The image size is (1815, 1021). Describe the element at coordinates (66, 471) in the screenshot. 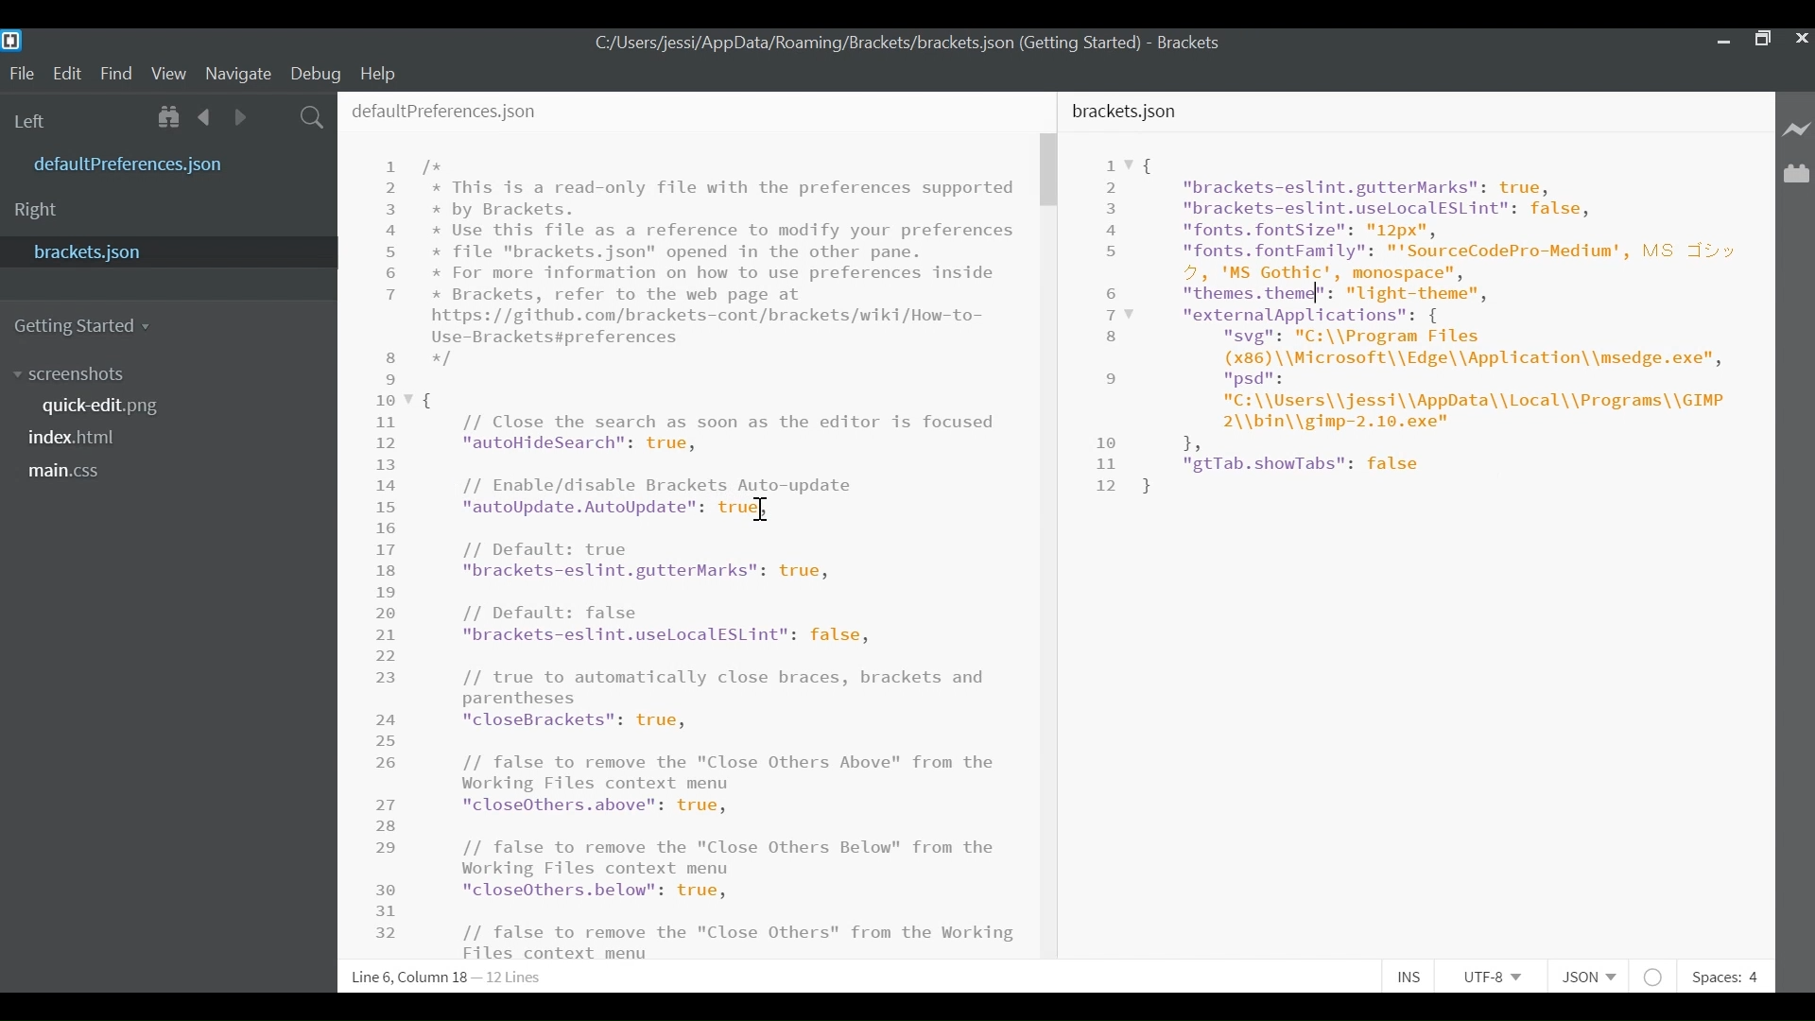

I see `main.css` at that location.